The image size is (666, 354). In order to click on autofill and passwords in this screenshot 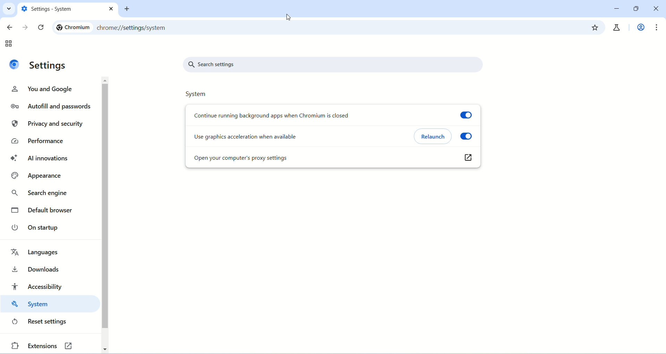, I will do `click(51, 107)`.